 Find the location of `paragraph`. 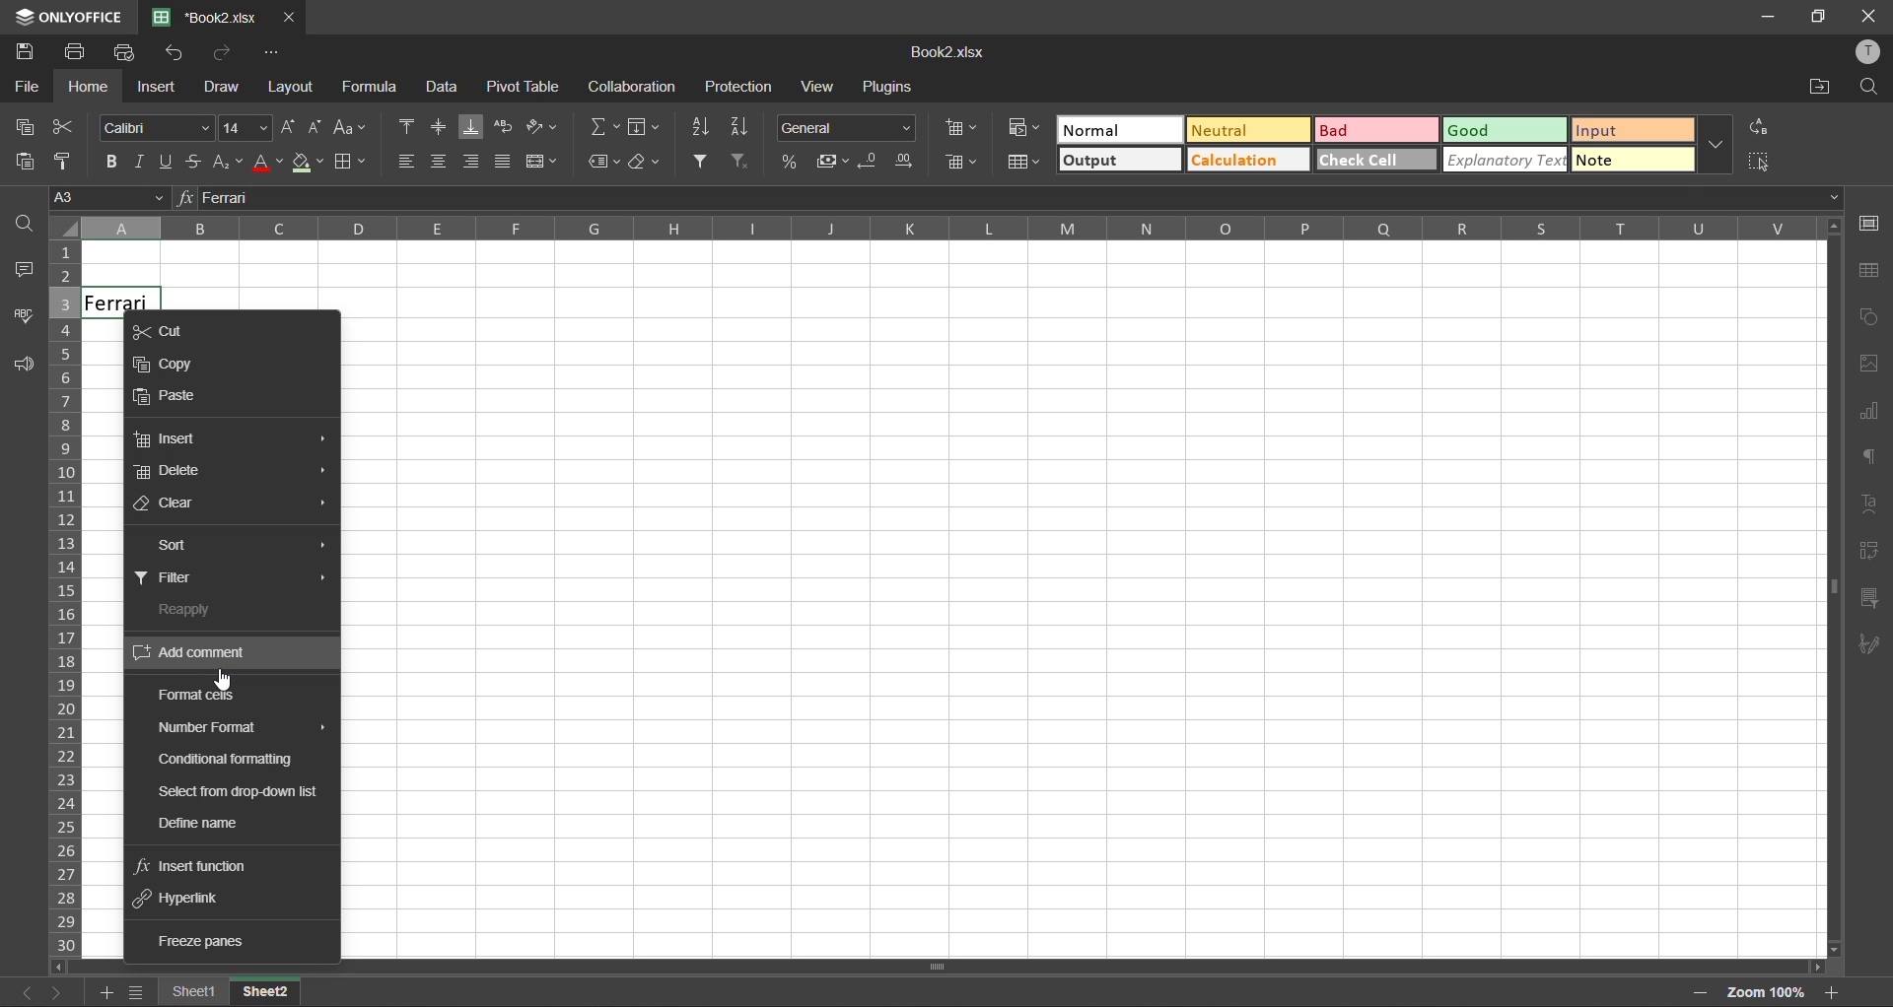

paragraph is located at coordinates (1874, 459).